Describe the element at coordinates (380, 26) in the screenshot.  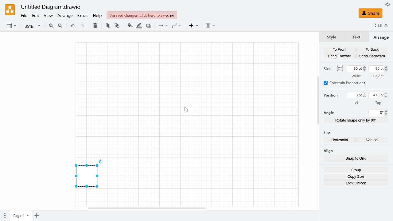
I see `Format` at that location.